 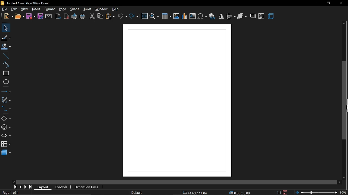 What do you see at coordinates (5, 56) in the screenshot?
I see `line` at bounding box center [5, 56].